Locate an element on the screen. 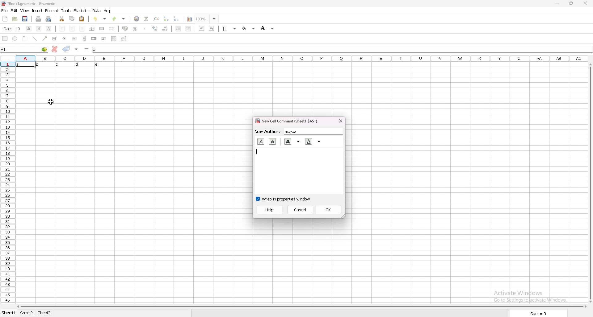 This screenshot has width=593, height=317. tickbox is located at coordinates (54, 39).